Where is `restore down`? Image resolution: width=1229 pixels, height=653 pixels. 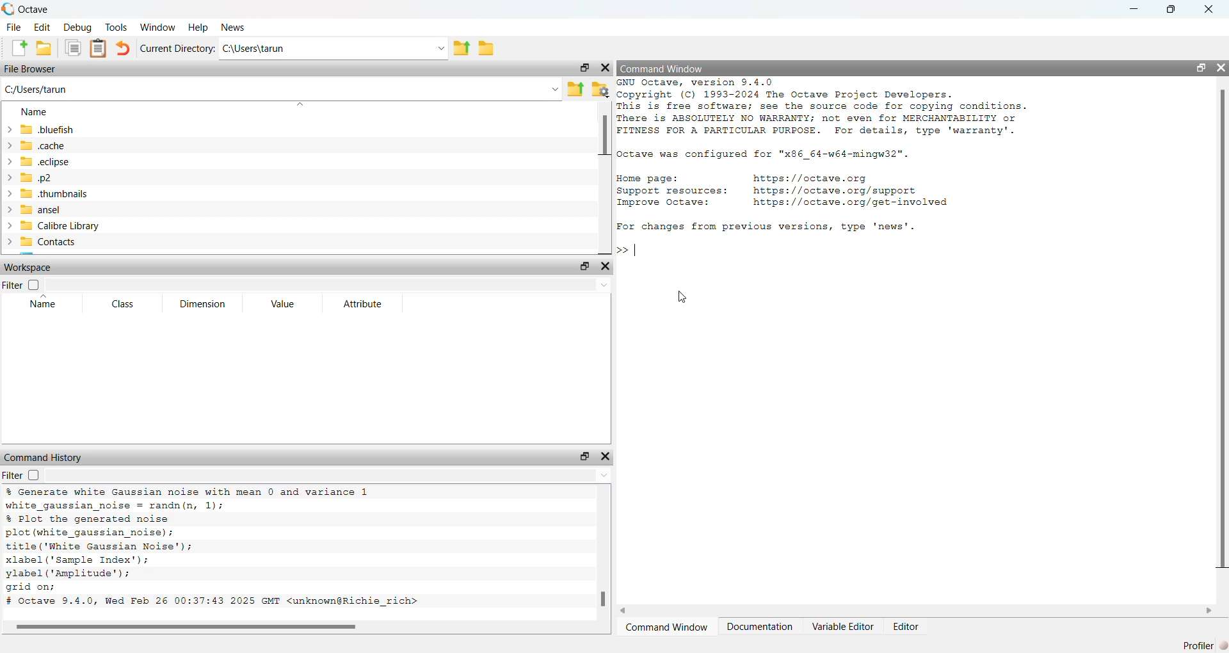 restore down is located at coordinates (585, 456).